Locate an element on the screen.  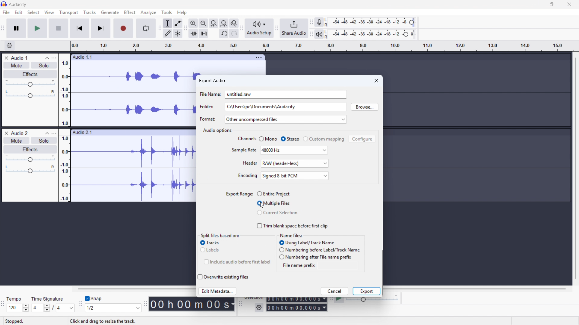
Toggle zoom  is located at coordinates (234, 23).